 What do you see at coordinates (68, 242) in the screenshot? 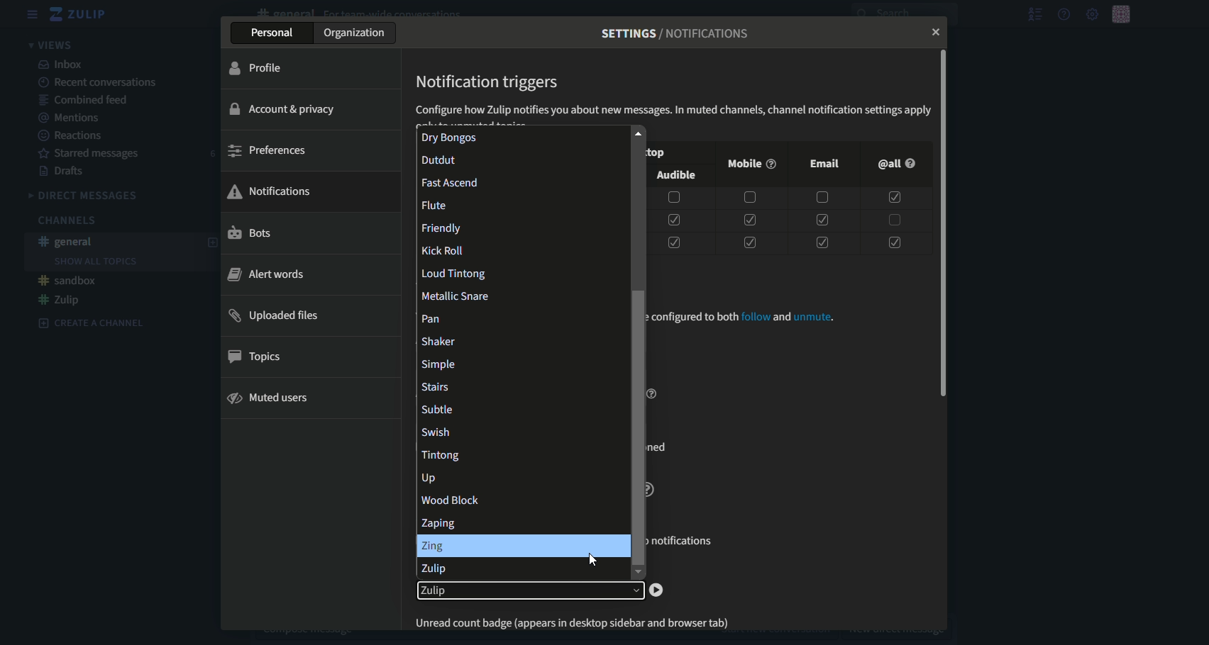
I see `#general` at bounding box center [68, 242].